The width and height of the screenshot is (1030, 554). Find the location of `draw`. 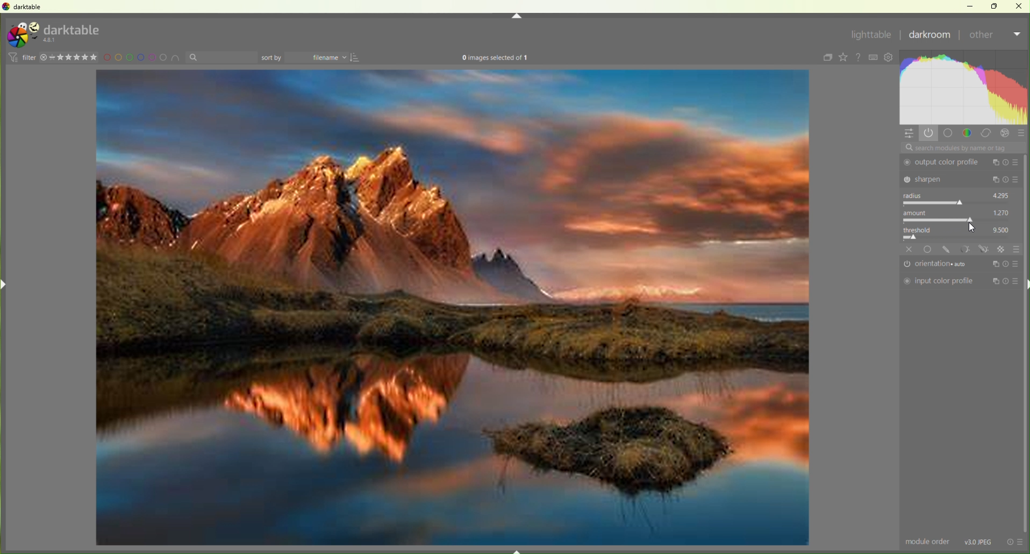

draw is located at coordinates (948, 250).